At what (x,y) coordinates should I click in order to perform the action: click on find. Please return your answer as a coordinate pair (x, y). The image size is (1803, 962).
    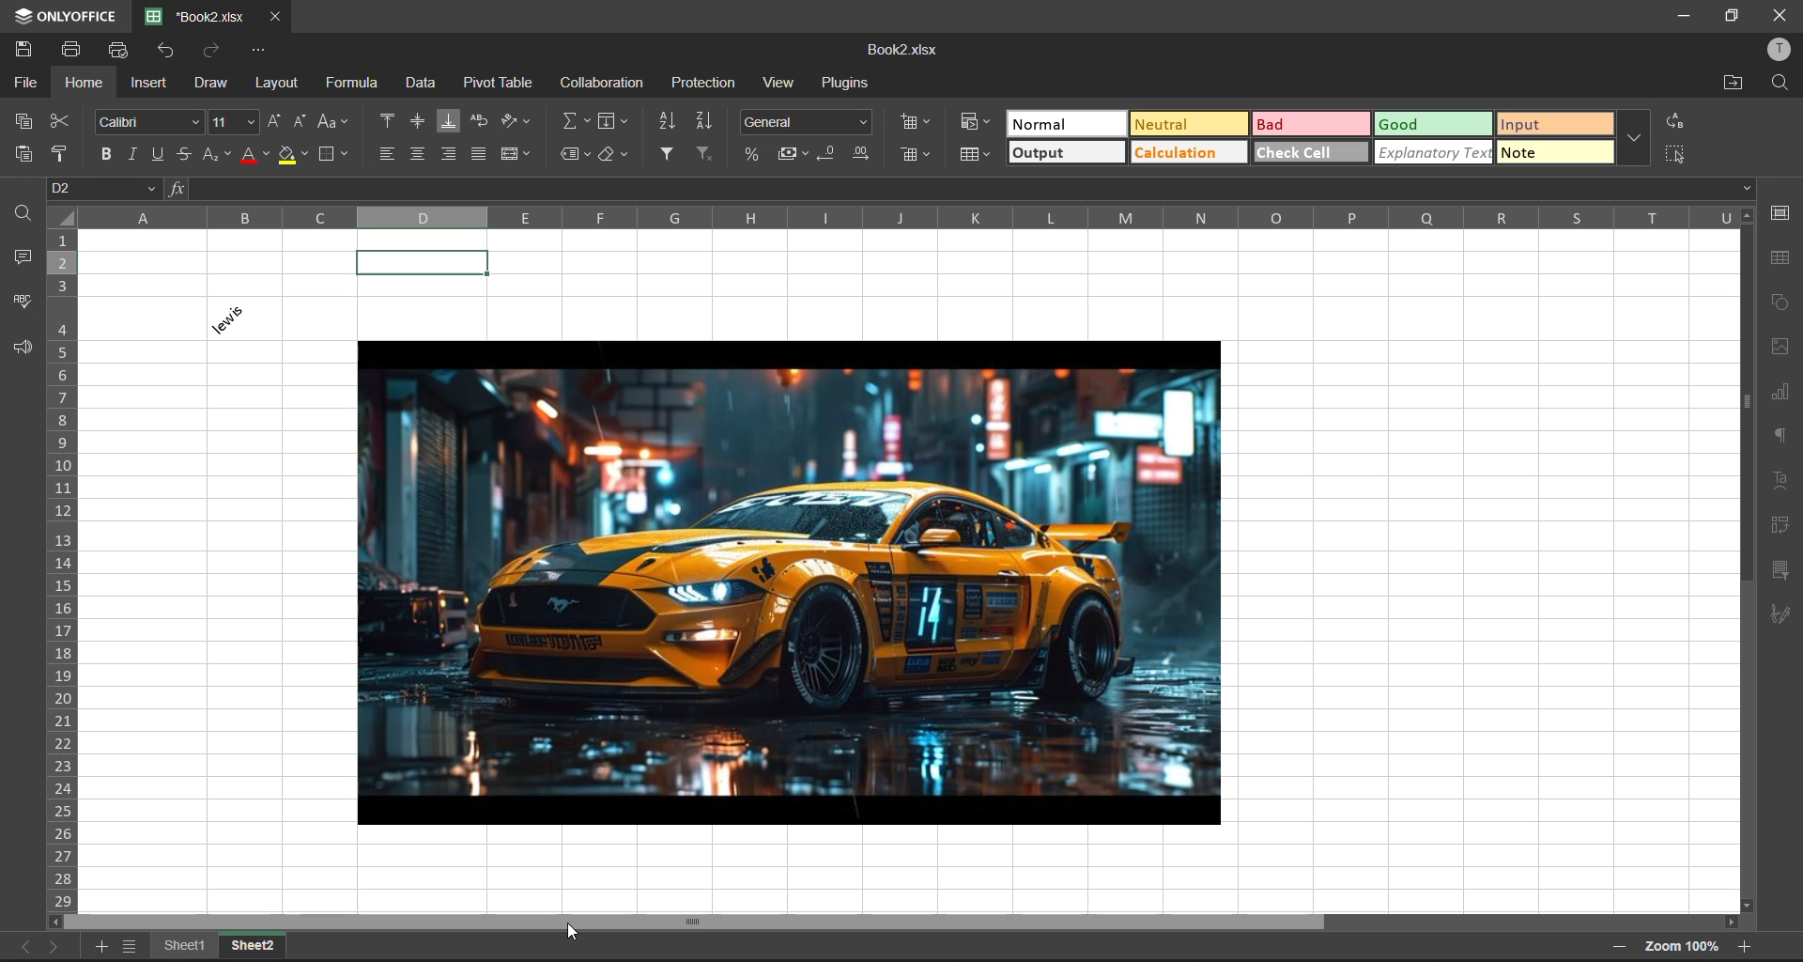
    Looking at the image, I should click on (21, 213).